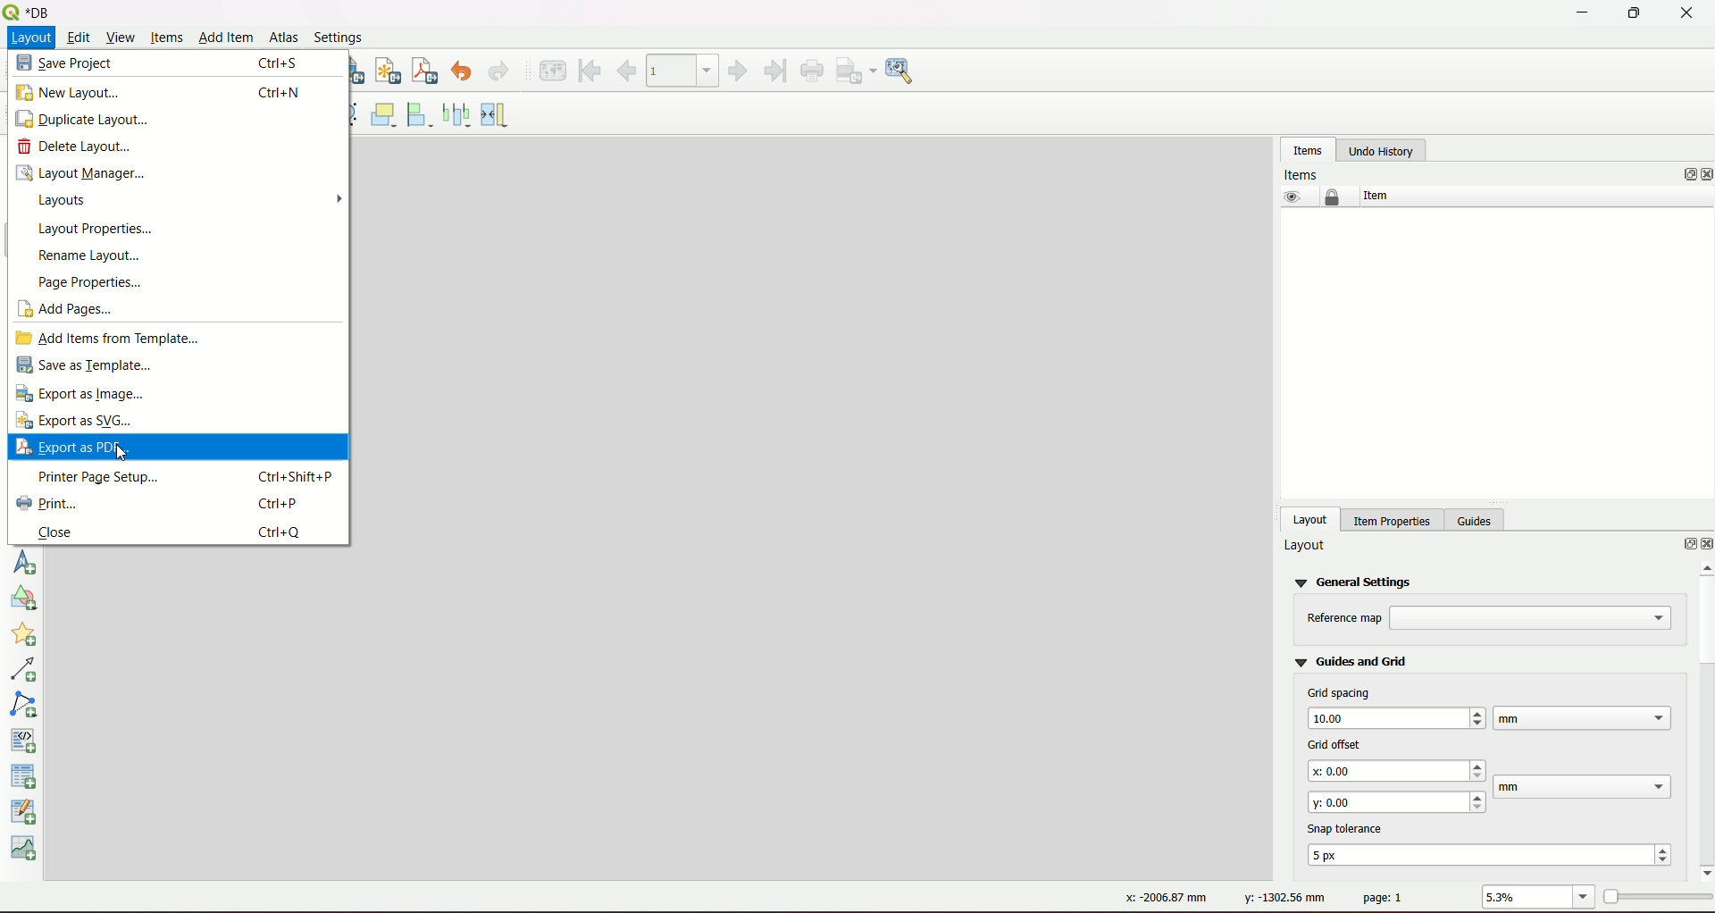  I want to click on ctrl+shift+P, so click(297, 478).